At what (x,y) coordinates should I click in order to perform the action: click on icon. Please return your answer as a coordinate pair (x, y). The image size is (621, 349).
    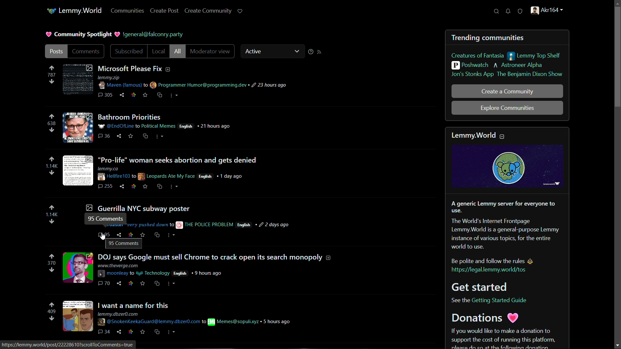
    Looking at the image, I should click on (50, 11).